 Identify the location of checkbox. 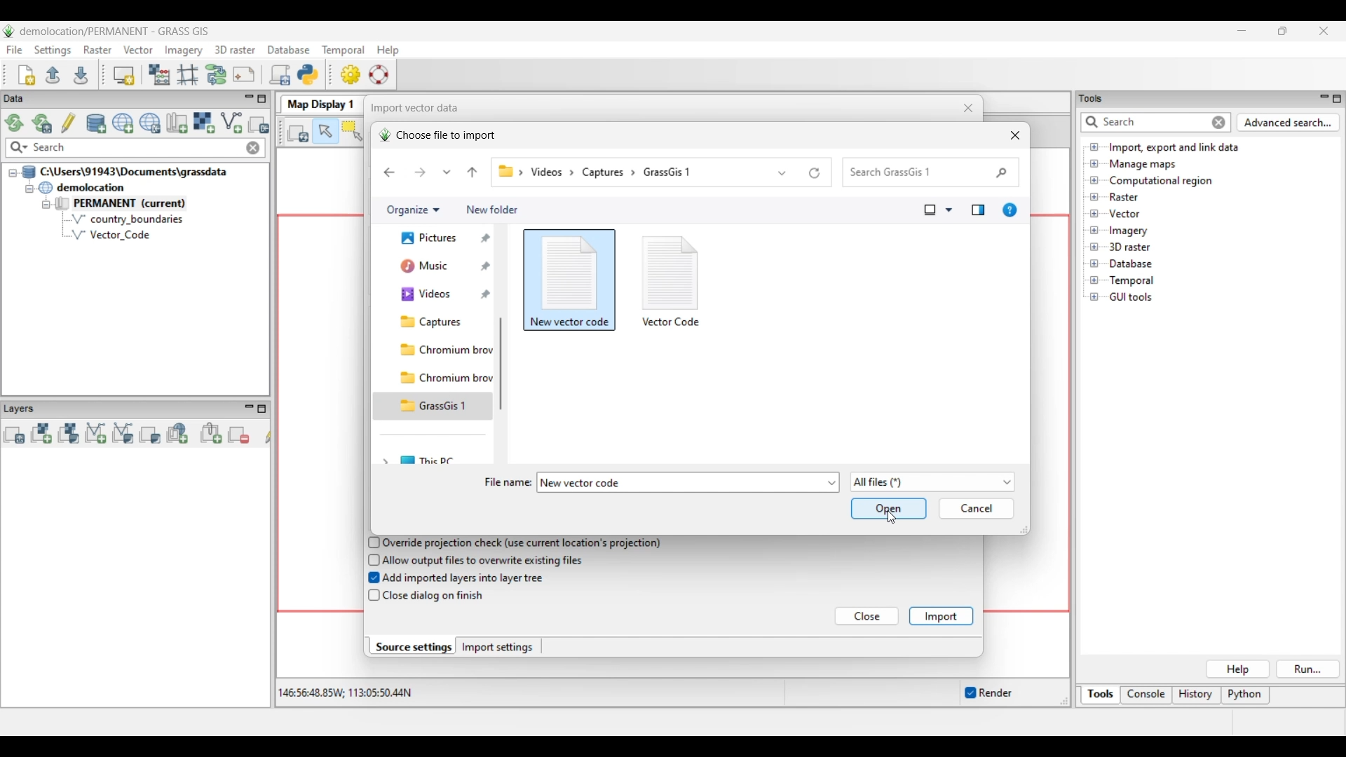
(372, 596).